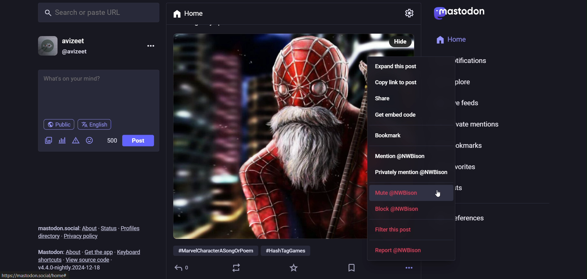 This screenshot has height=279, width=587. What do you see at coordinates (75, 141) in the screenshot?
I see `content warning` at bounding box center [75, 141].